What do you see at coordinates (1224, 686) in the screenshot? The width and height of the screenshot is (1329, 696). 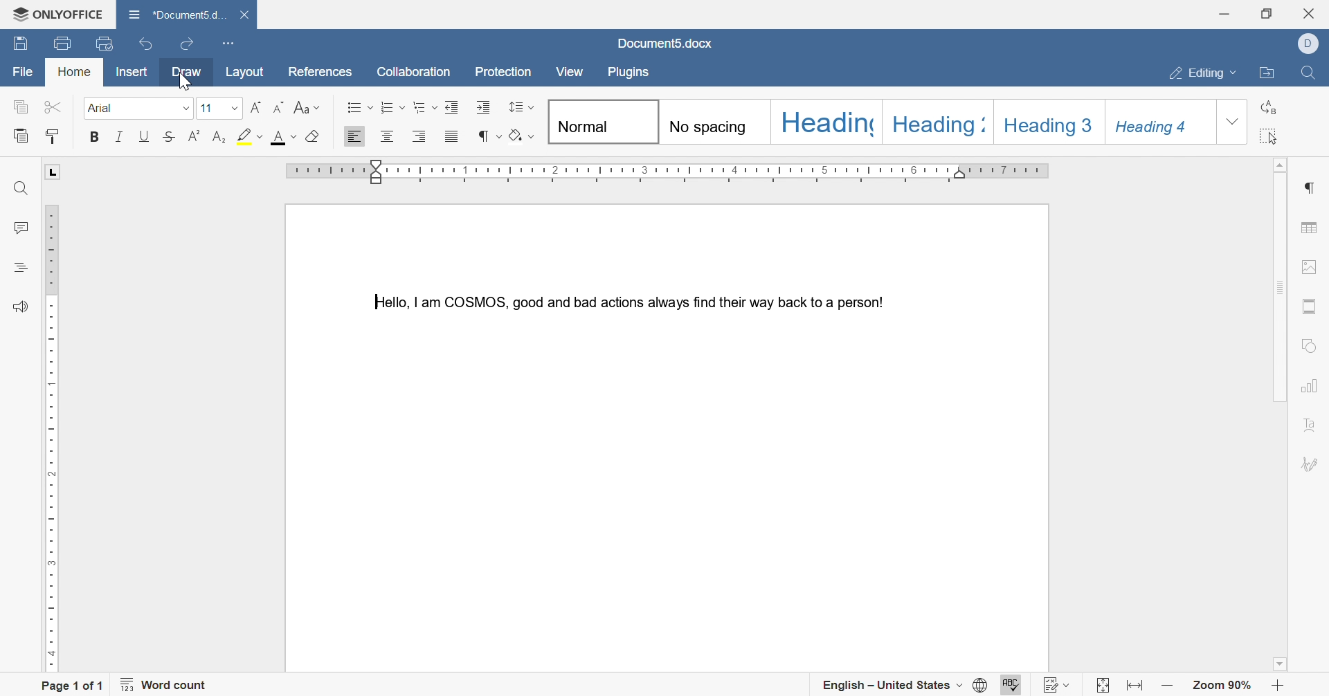 I see `zoom 90%` at bounding box center [1224, 686].